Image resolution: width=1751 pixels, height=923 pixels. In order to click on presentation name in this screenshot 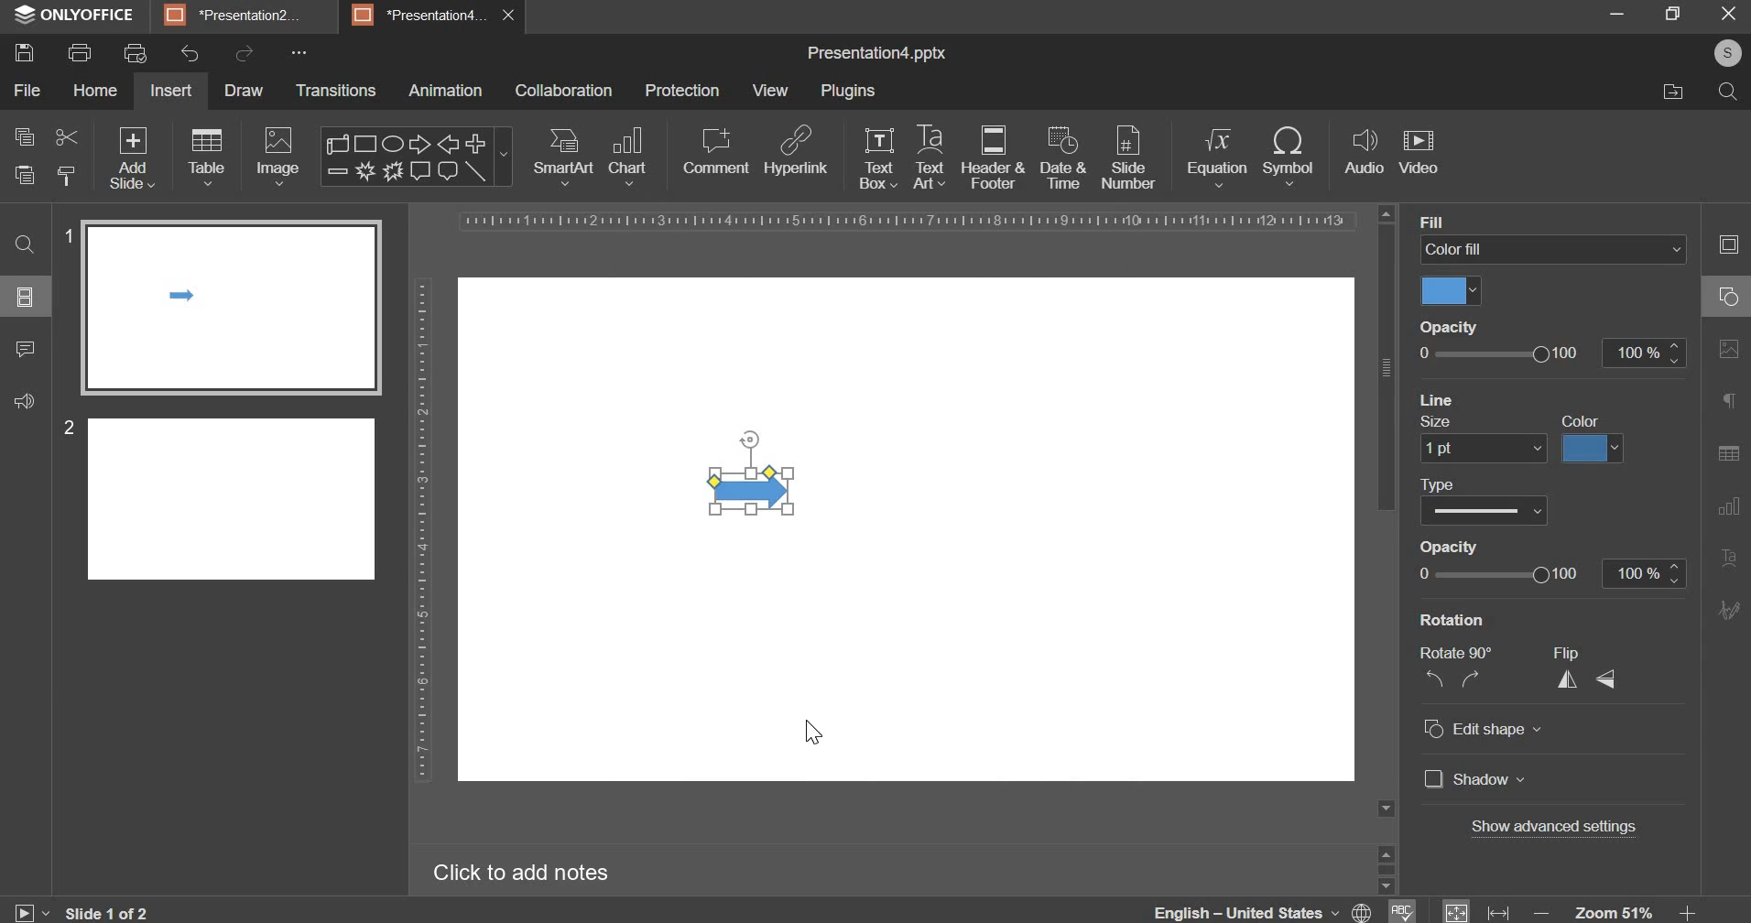, I will do `click(876, 55)`.